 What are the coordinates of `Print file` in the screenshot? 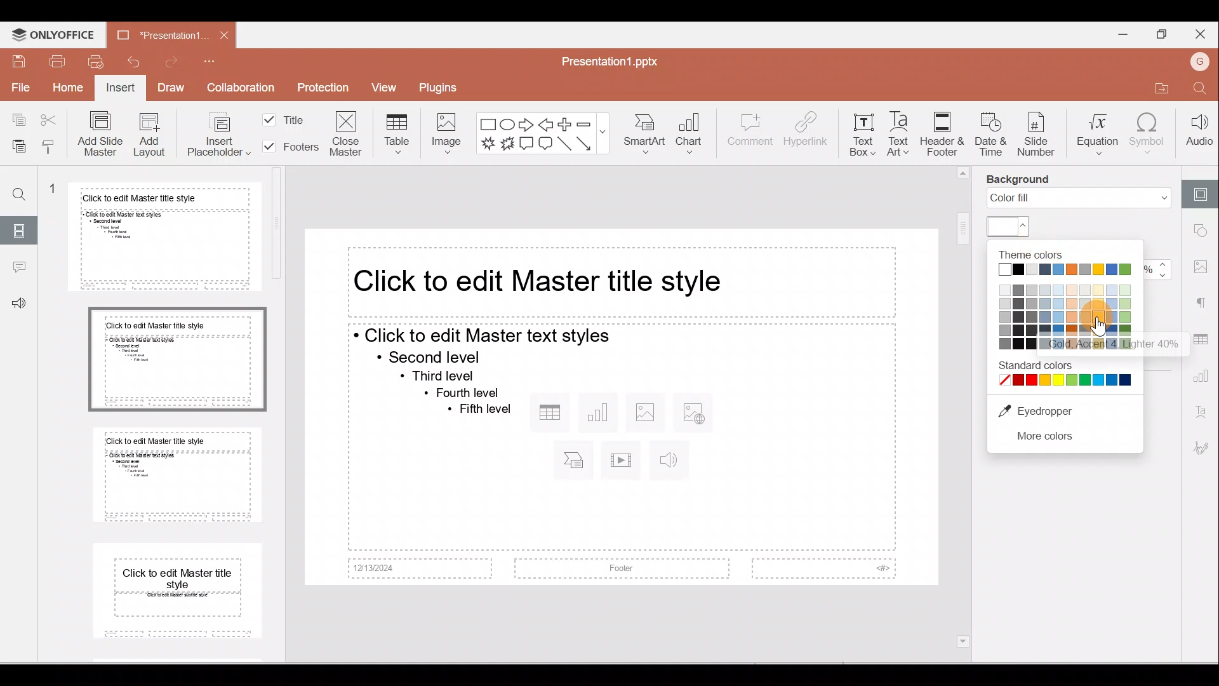 It's located at (57, 62).